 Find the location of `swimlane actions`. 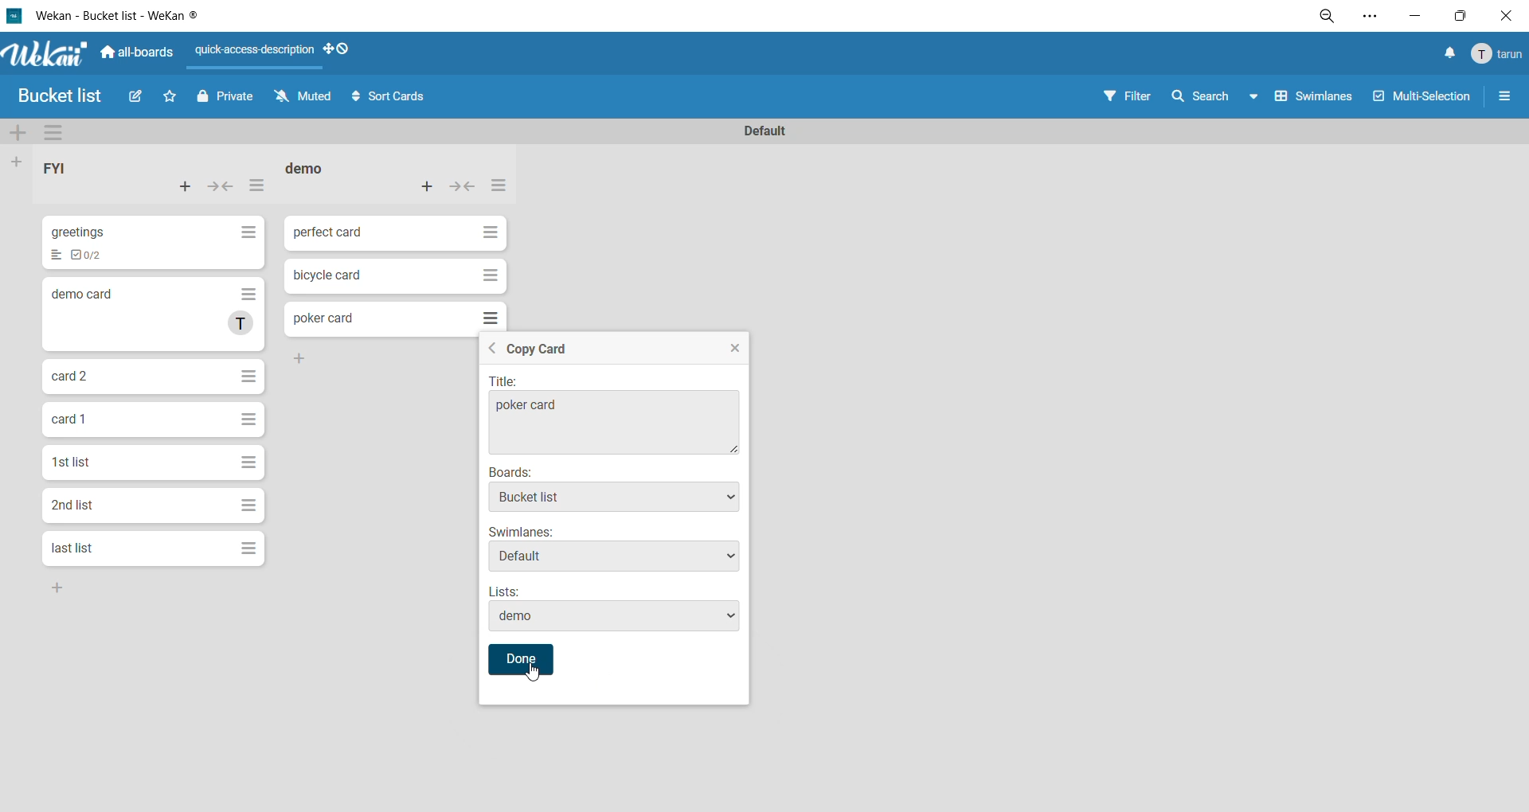

swimlane actions is located at coordinates (61, 134).